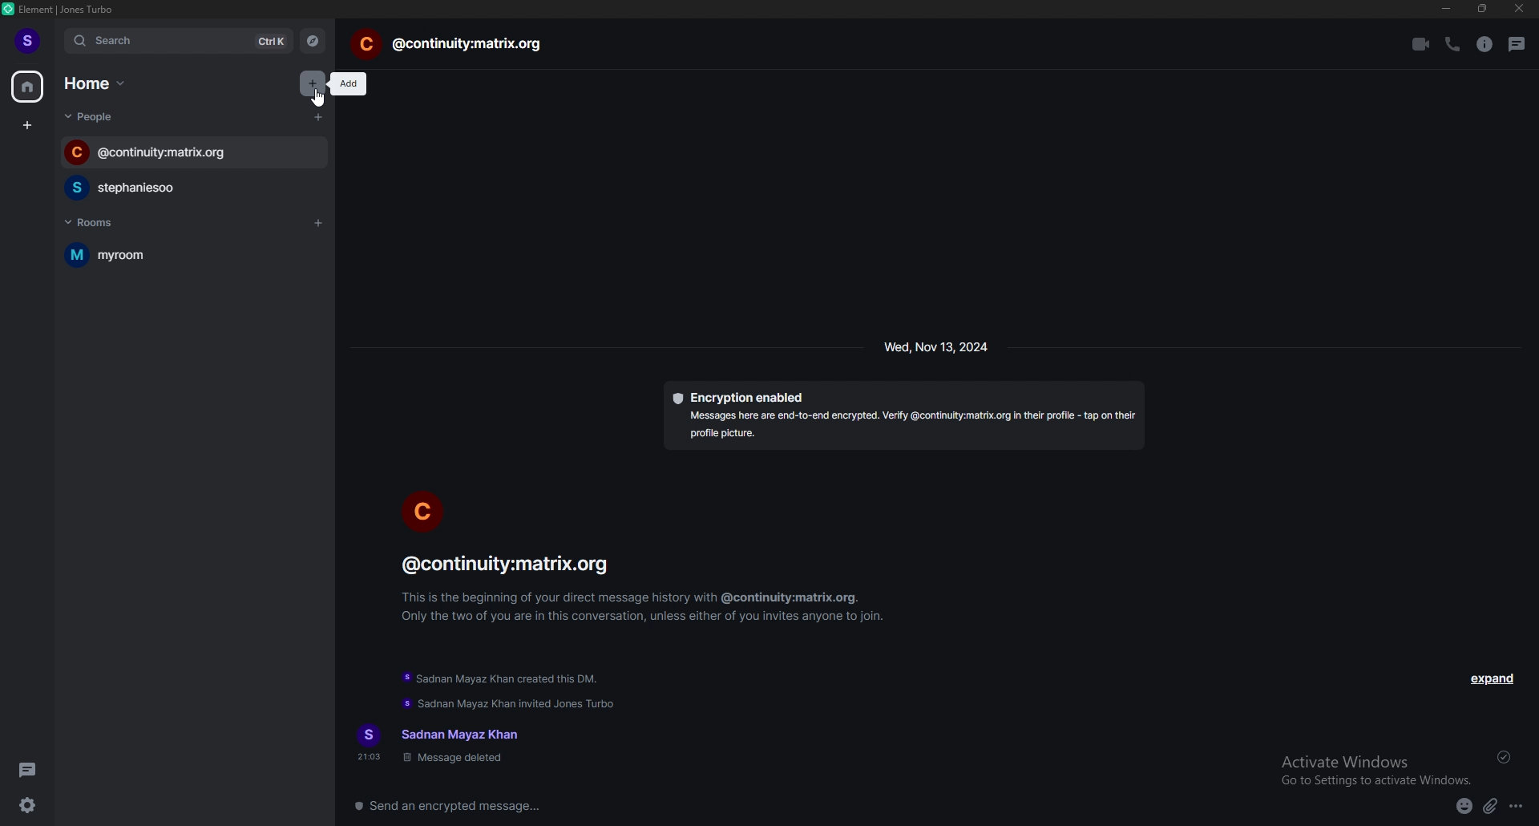 The width and height of the screenshot is (1539, 826). I want to click on info, so click(647, 587).